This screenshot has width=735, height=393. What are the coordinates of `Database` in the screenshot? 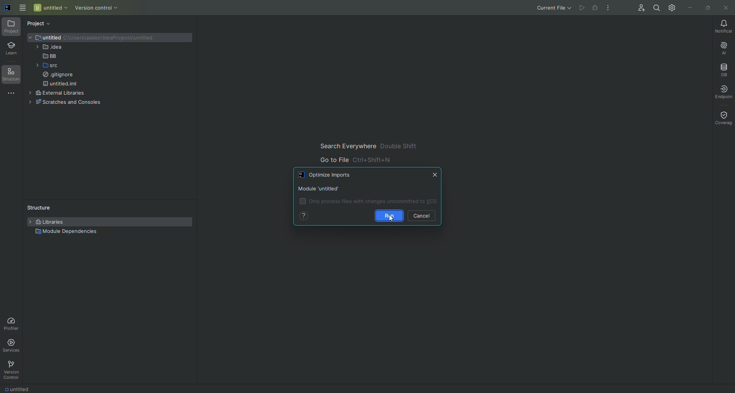 It's located at (721, 70).